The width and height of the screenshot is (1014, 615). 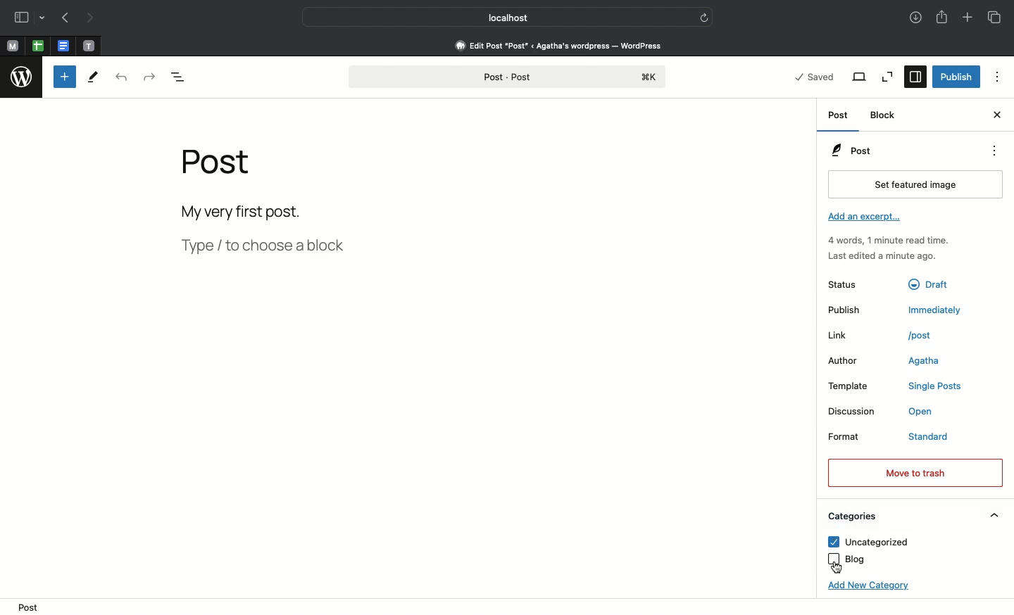 I want to click on Document, so click(x=63, y=46).